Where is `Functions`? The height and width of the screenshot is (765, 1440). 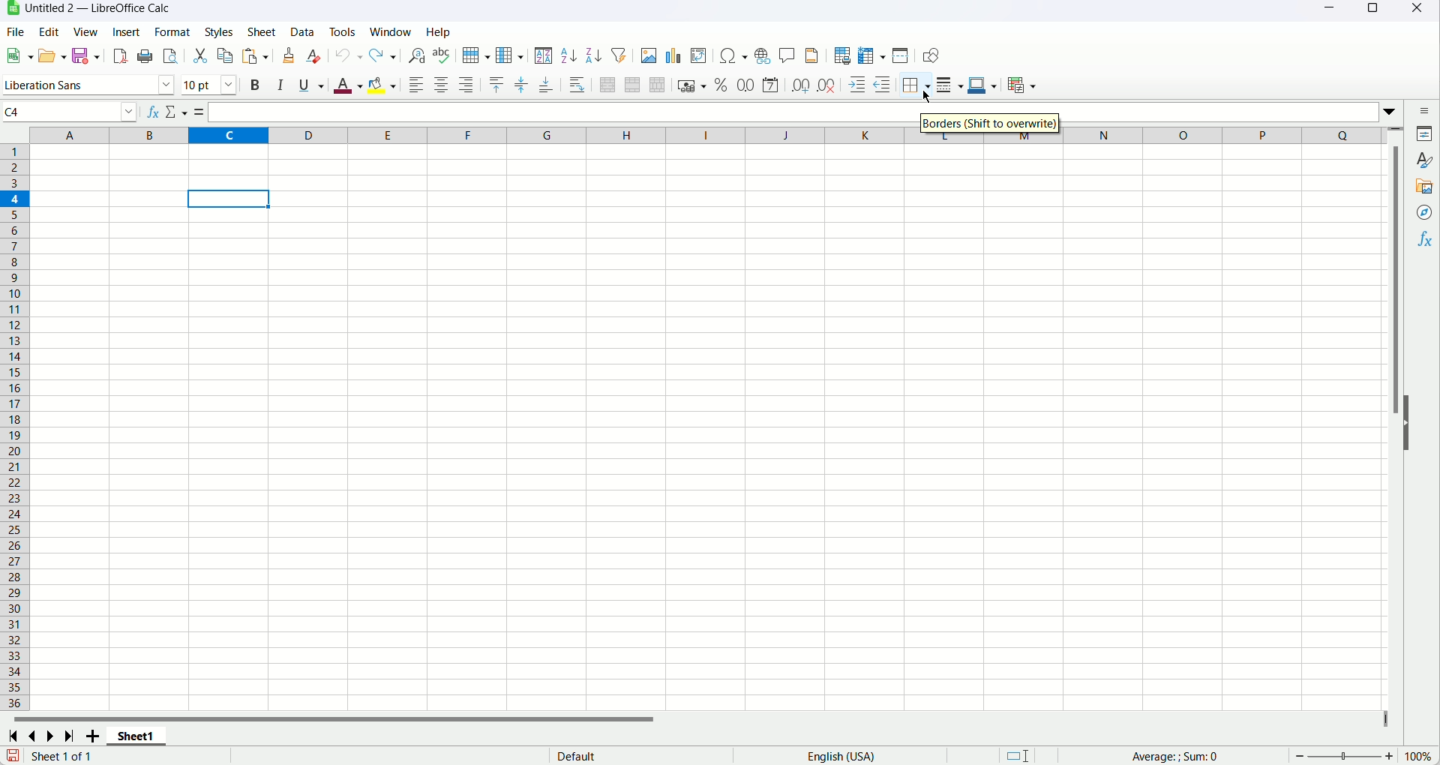
Functions is located at coordinates (1426, 238).